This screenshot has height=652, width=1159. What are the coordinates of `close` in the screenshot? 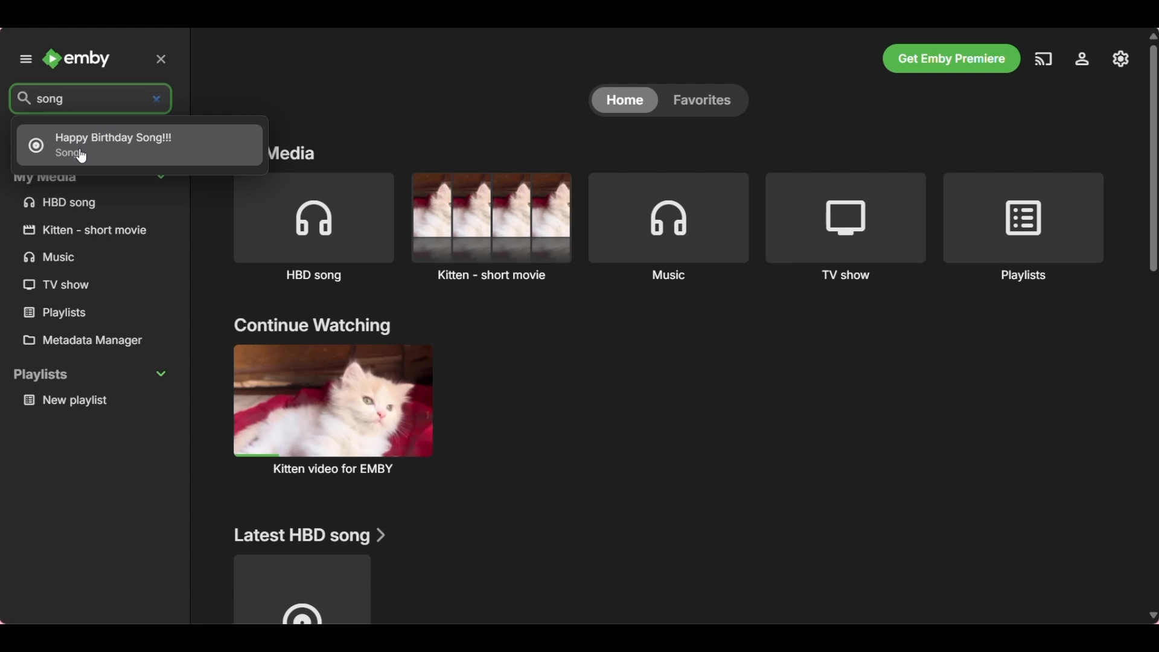 It's located at (164, 58).